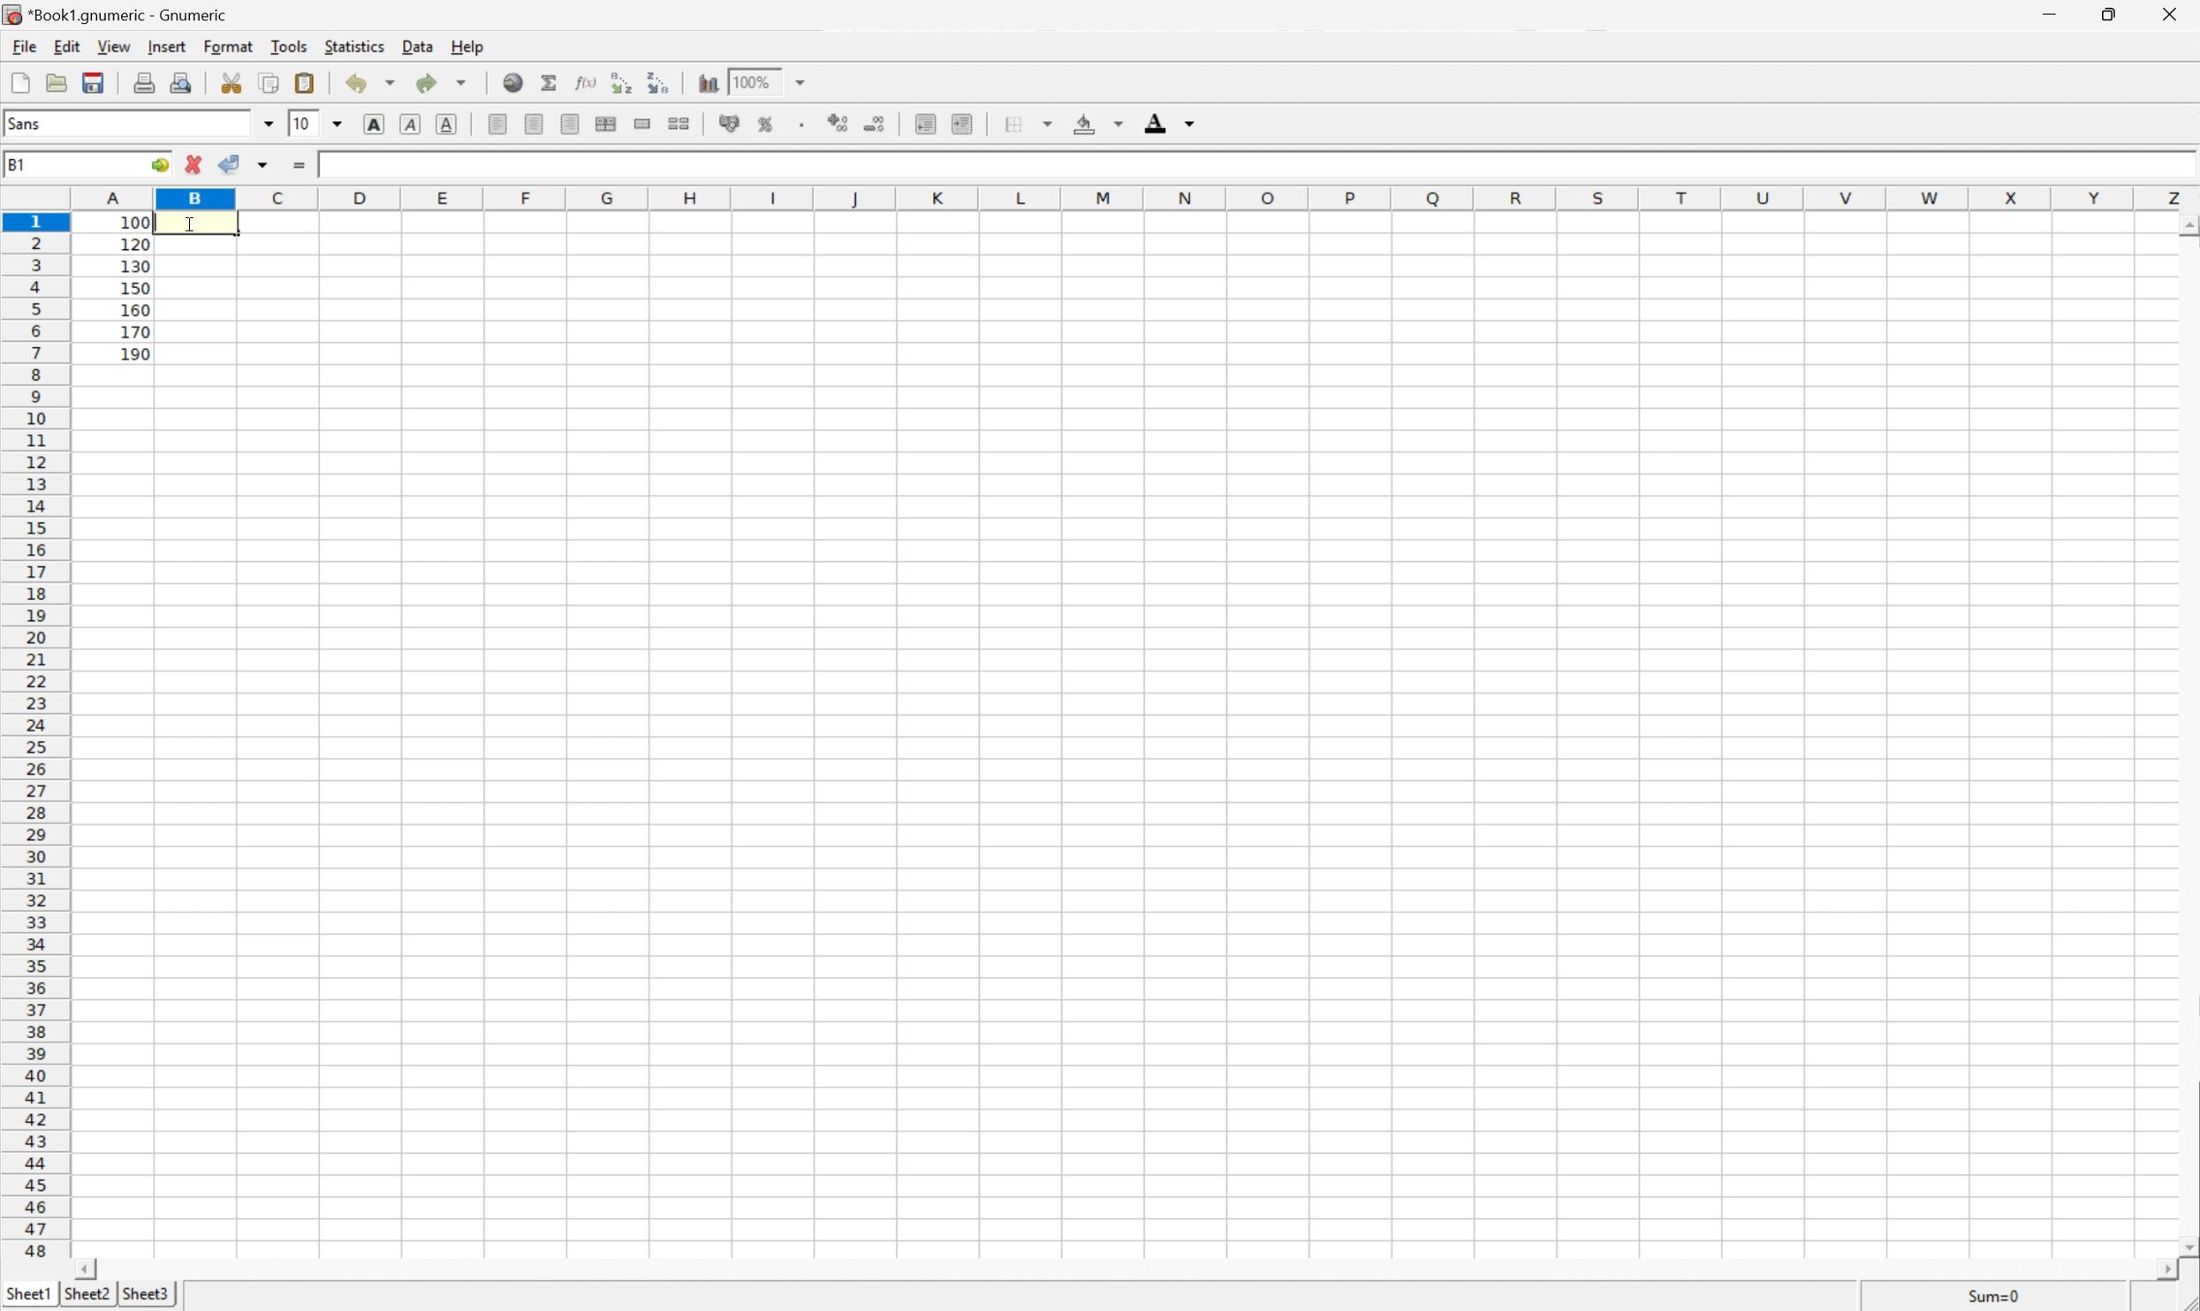  I want to click on Cursor, so click(193, 221).